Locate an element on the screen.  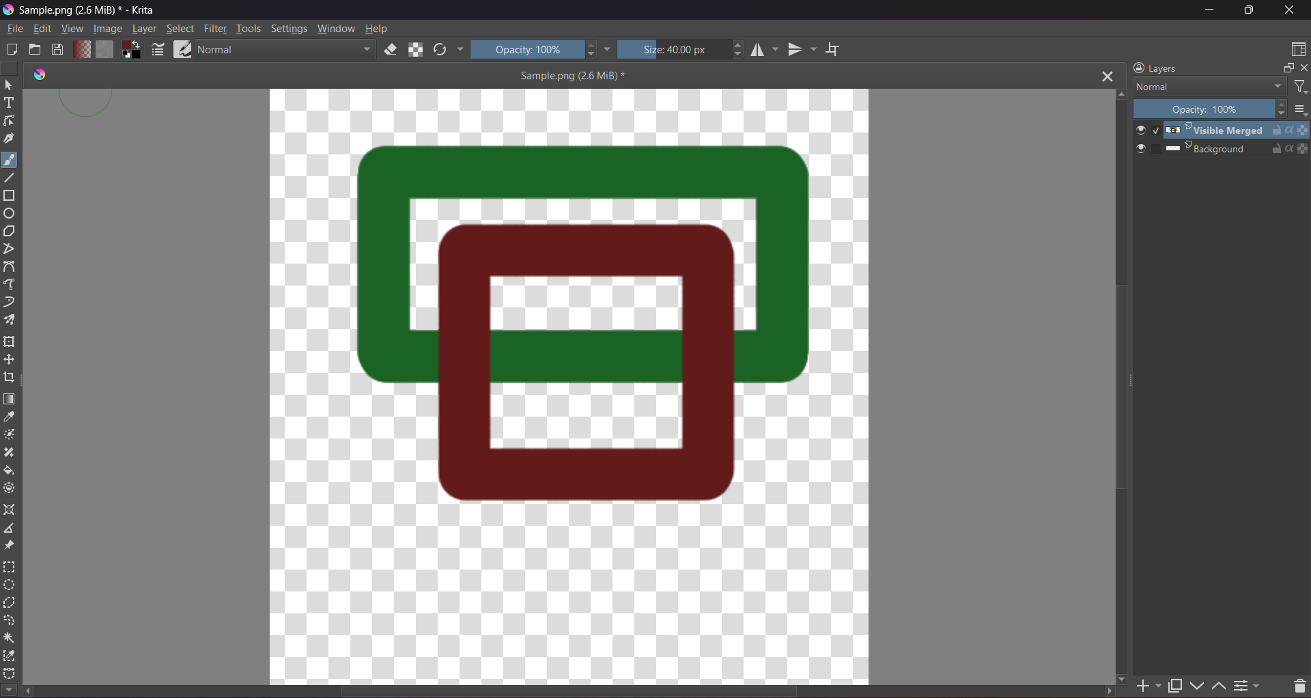
Swap Foreground and Background Color is located at coordinates (131, 50).